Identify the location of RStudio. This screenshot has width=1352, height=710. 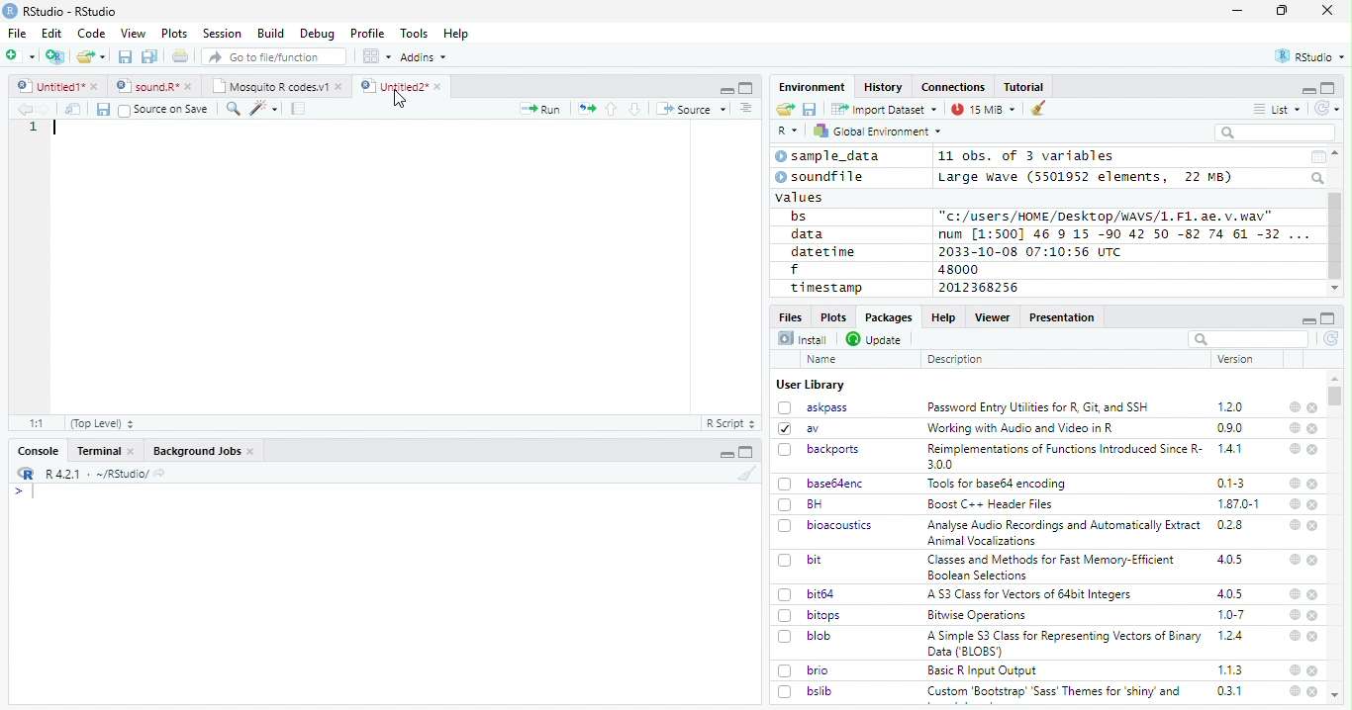
(1311, 57).